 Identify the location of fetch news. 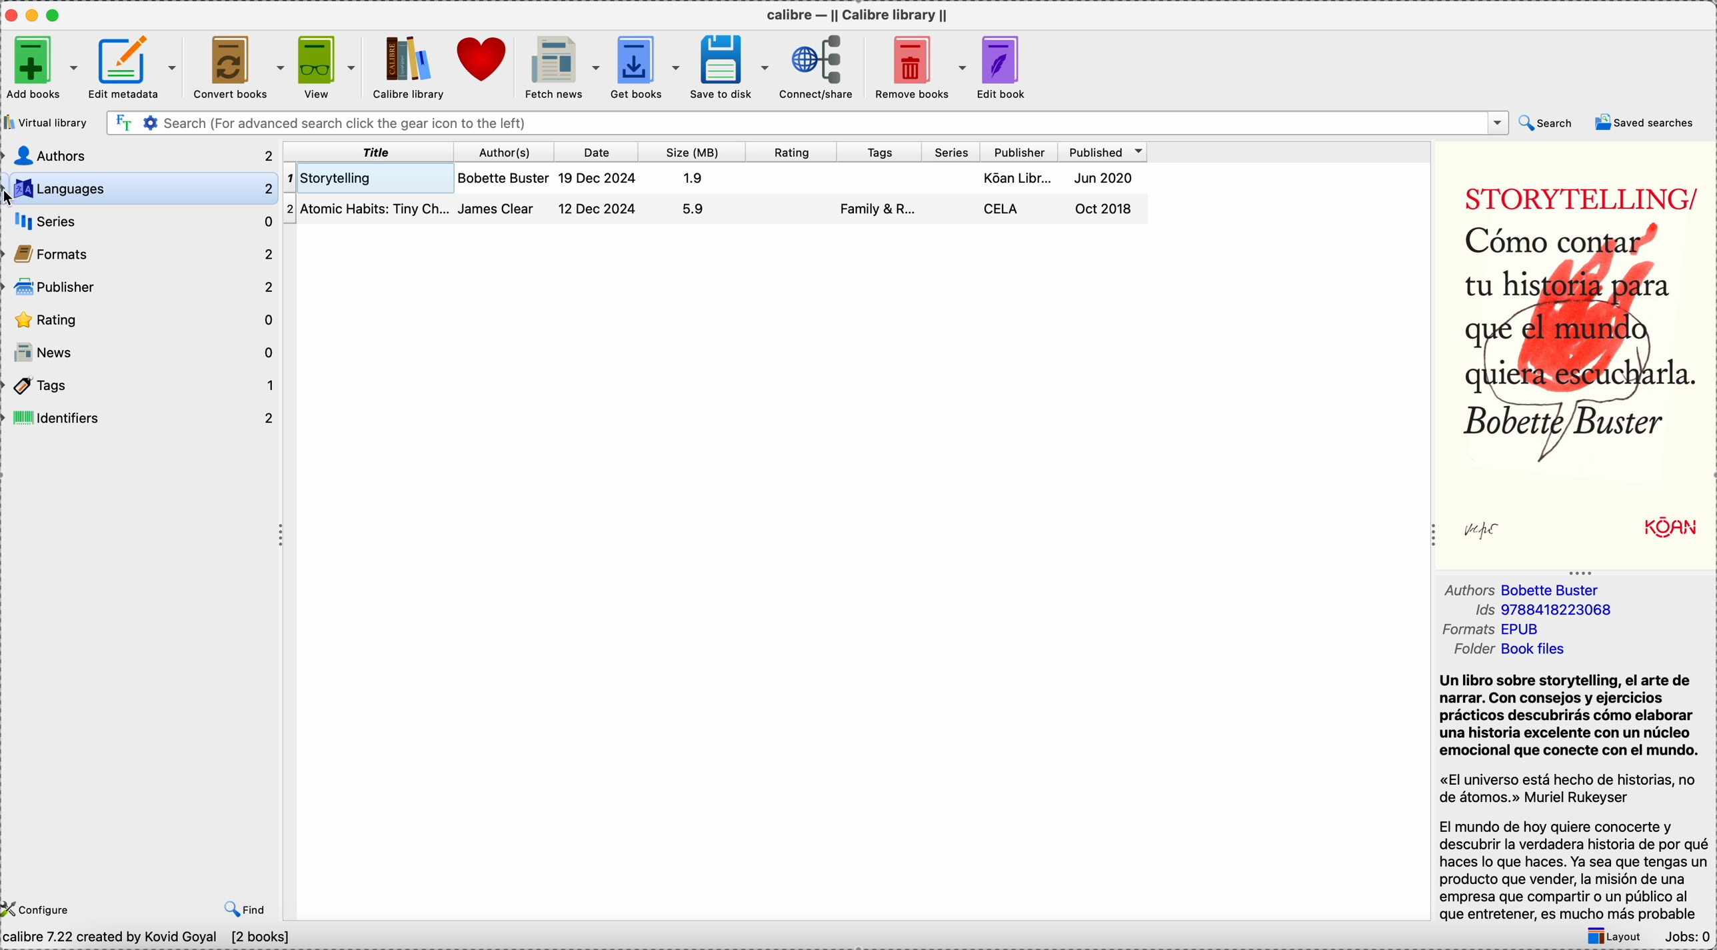
(561, 66).